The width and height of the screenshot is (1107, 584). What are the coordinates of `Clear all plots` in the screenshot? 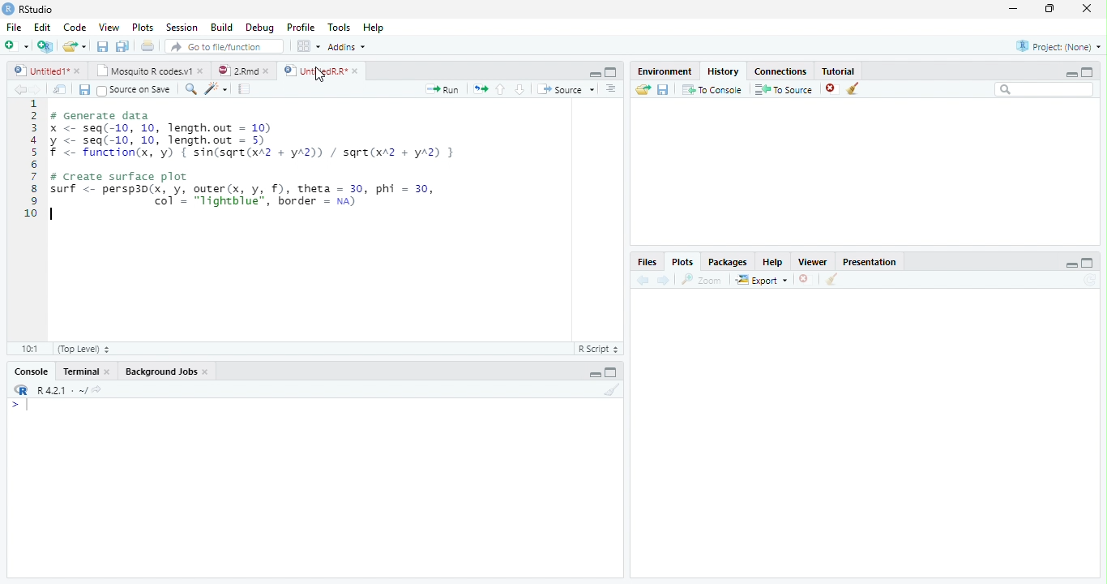 It's located at (831, 279).